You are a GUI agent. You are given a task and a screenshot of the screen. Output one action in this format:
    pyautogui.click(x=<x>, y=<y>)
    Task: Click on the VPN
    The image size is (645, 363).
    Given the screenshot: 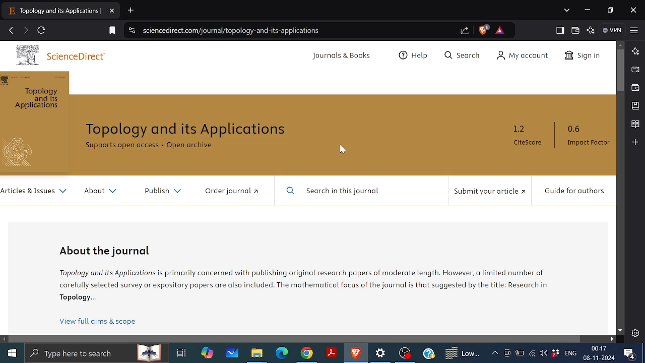 What is the action you would take?
    pyautogui.click(x=612, y=31)
    